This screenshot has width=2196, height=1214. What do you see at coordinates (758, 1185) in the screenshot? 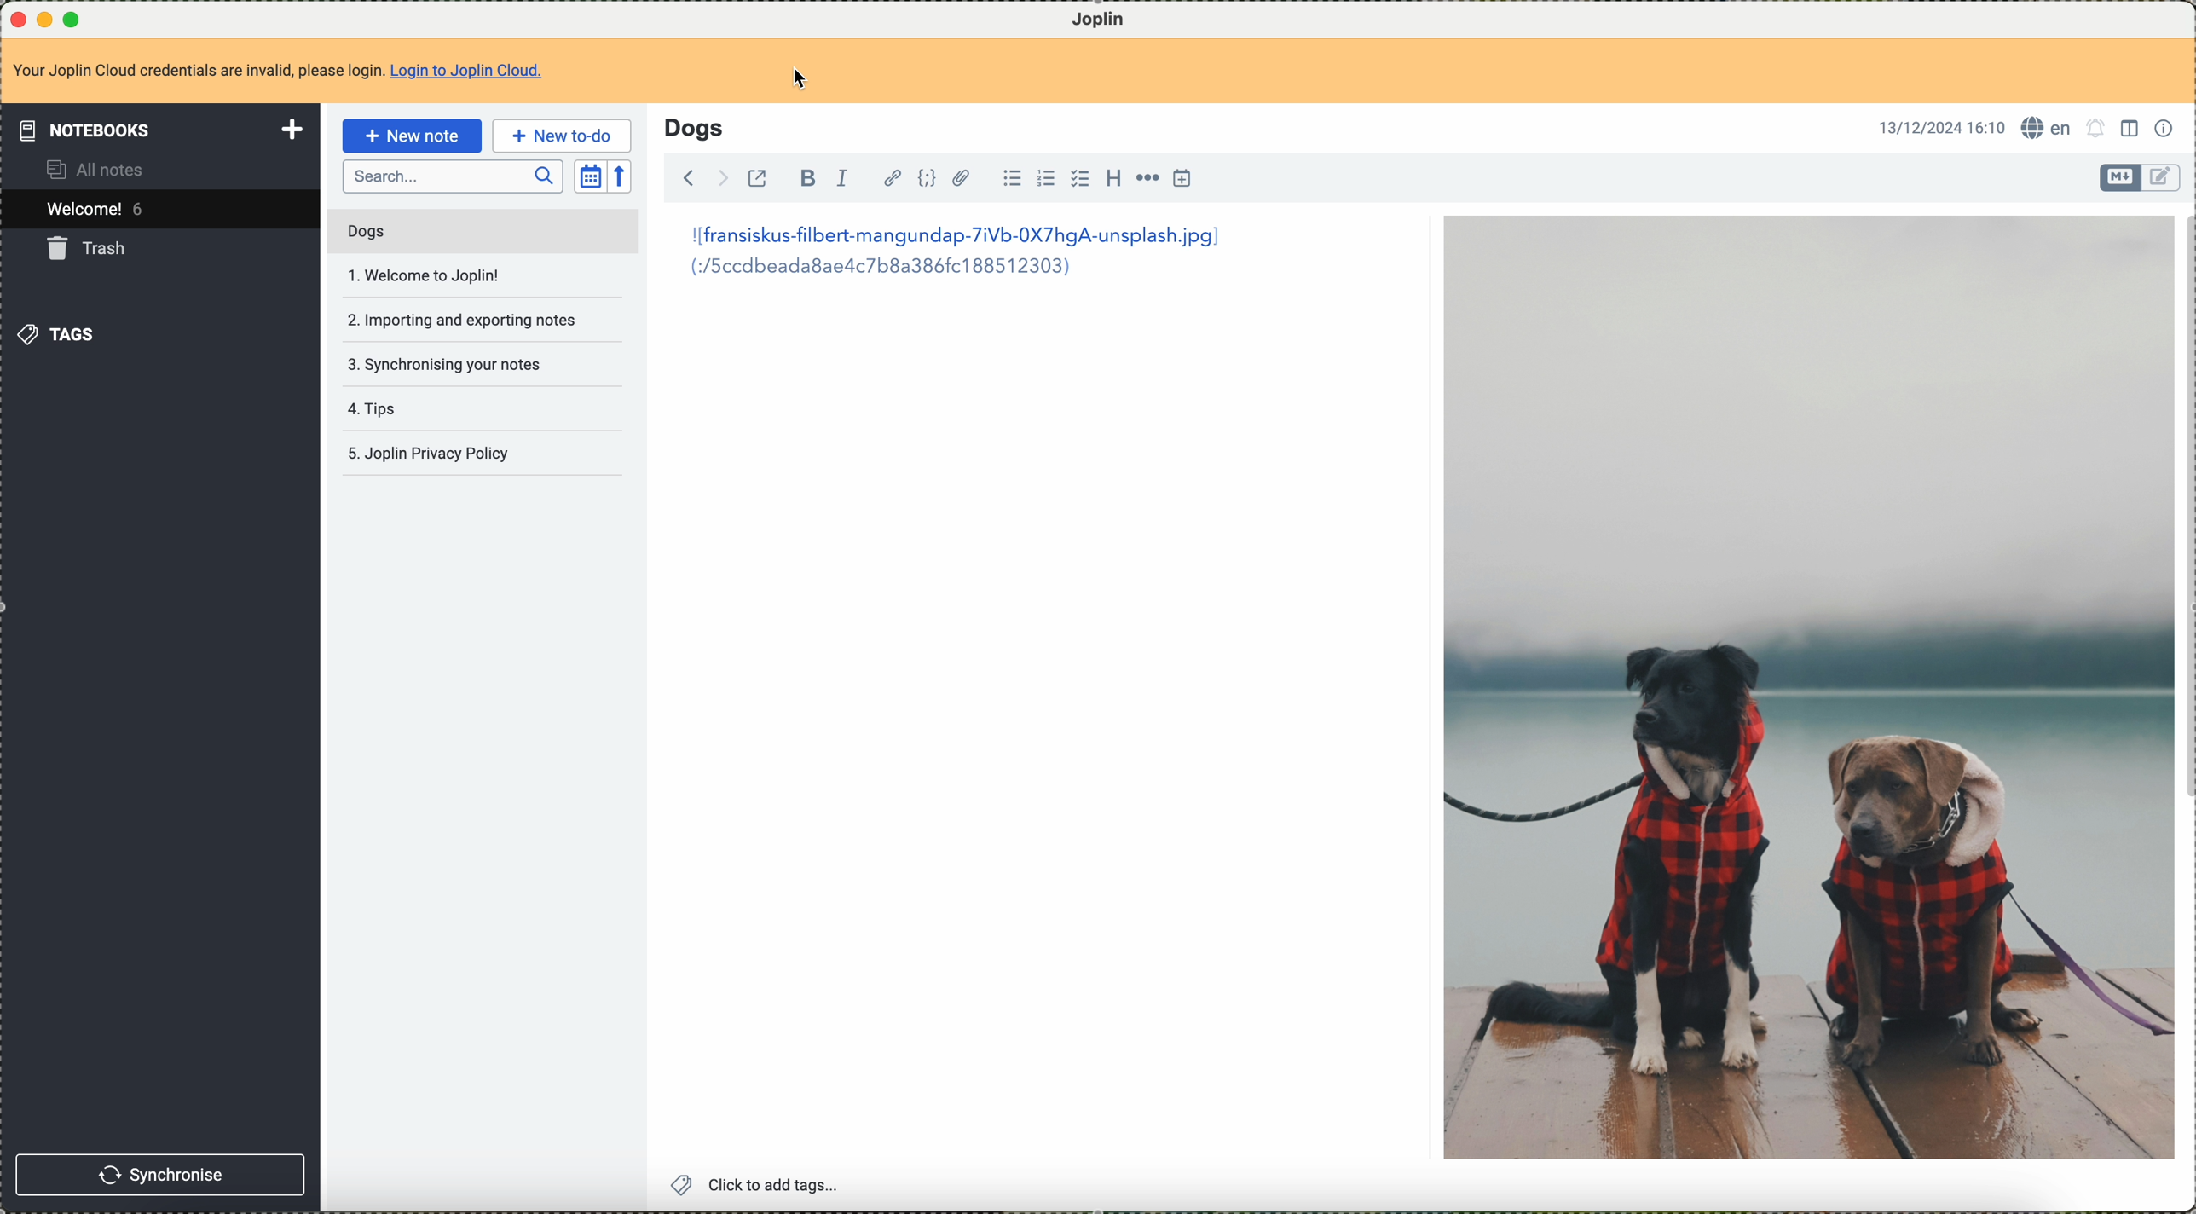
I see `click to add tags` at bounding box center [758, 1185].